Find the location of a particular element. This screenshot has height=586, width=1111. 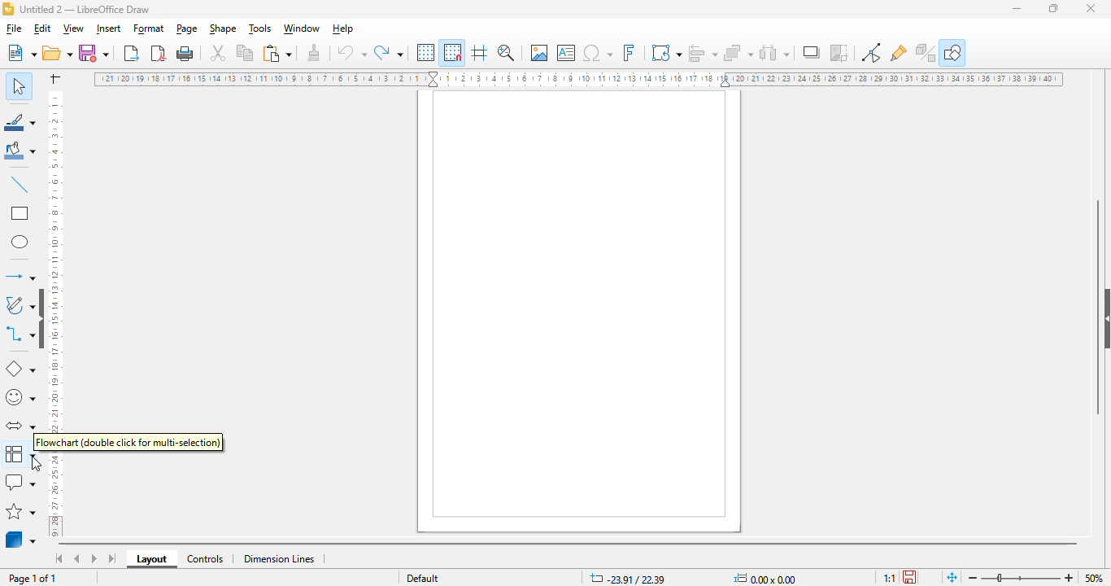

display grid is located at coordinates (425, 52).